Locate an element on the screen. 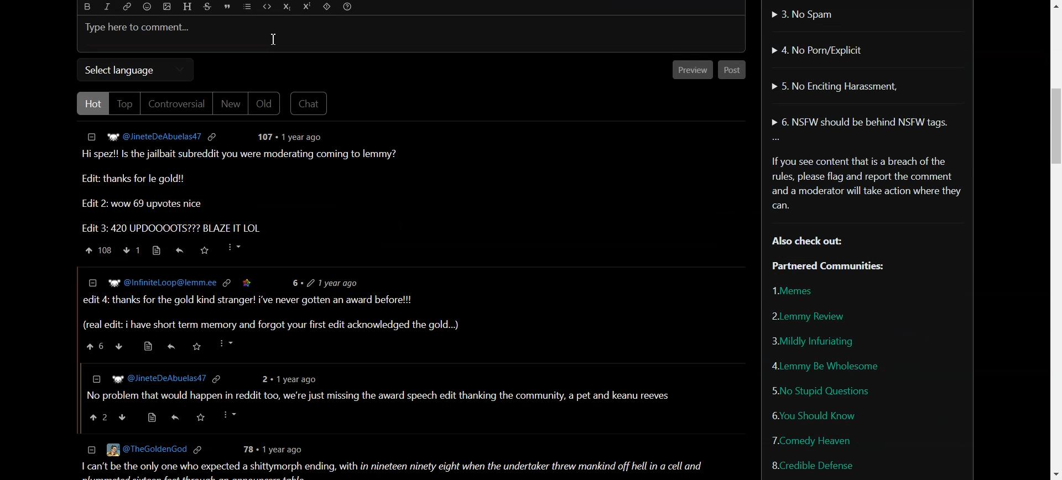 This screenshot has width=1062, height=480. Credible Defense is located at coordinates (809, 465).